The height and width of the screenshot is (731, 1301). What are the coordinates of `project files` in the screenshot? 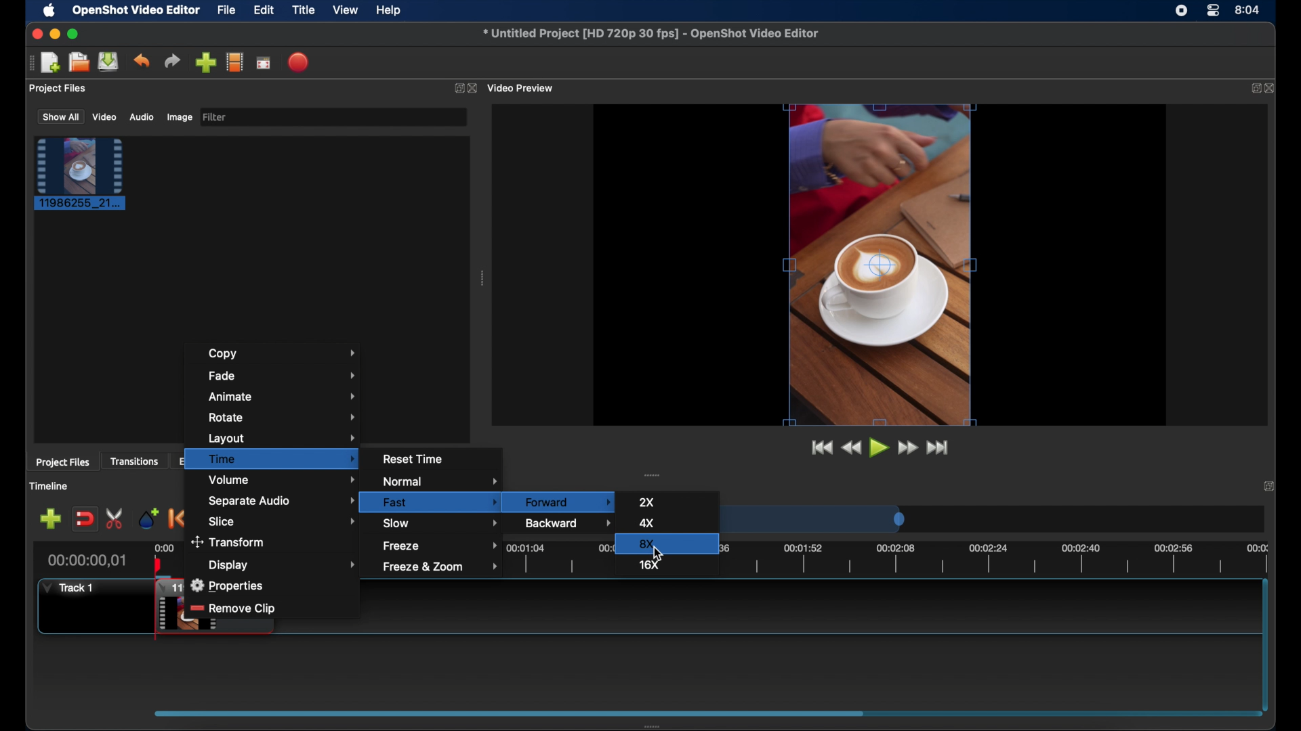 It's located at (63, 463).